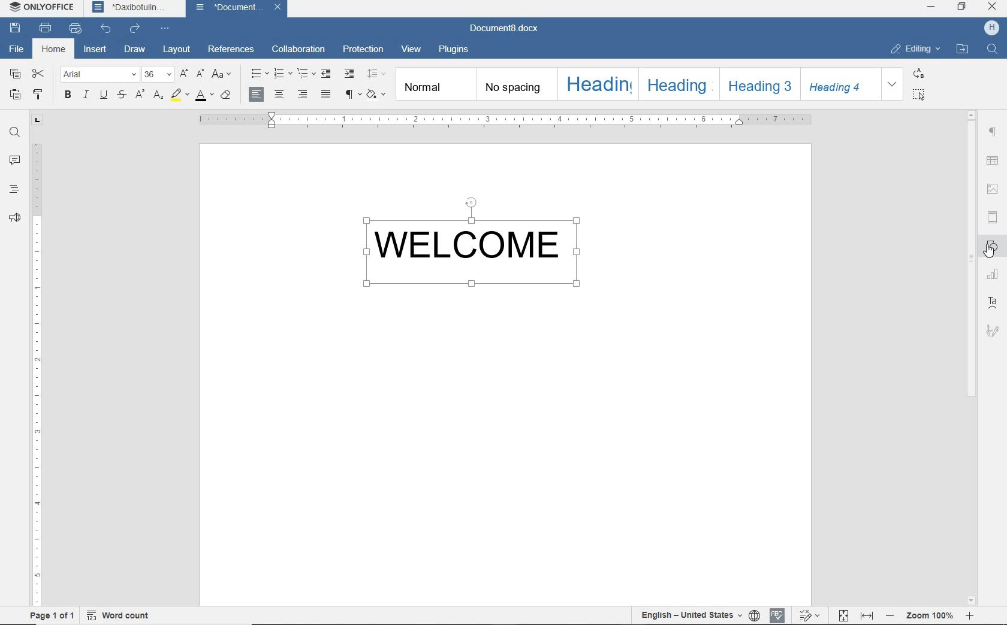 The height and width of the screenshot is (625, 1007). Describe the element at coordinates (222, 74) in the screenshot. I see `CHANGE CASE` at that location.